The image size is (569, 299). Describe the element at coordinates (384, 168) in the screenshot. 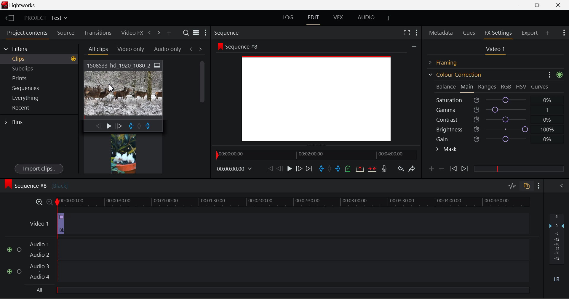

I see `Recrod Voiceover` at that location.